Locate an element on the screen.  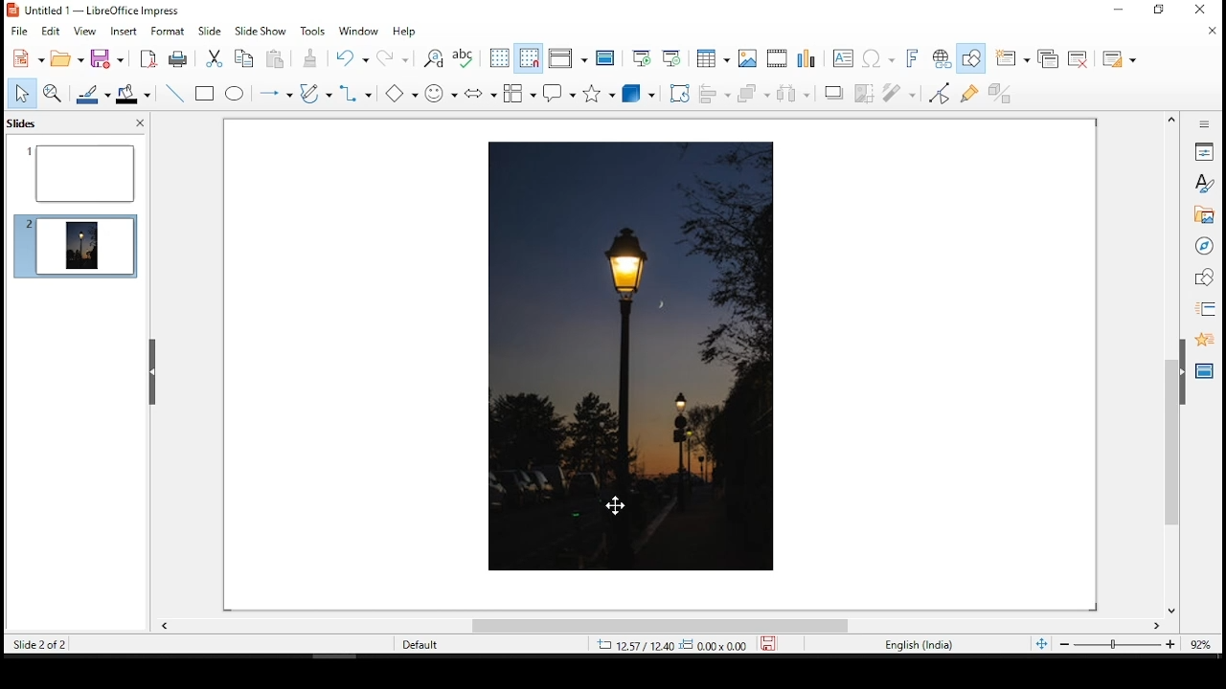
zoom and pan is located at coordinates (56, 95).